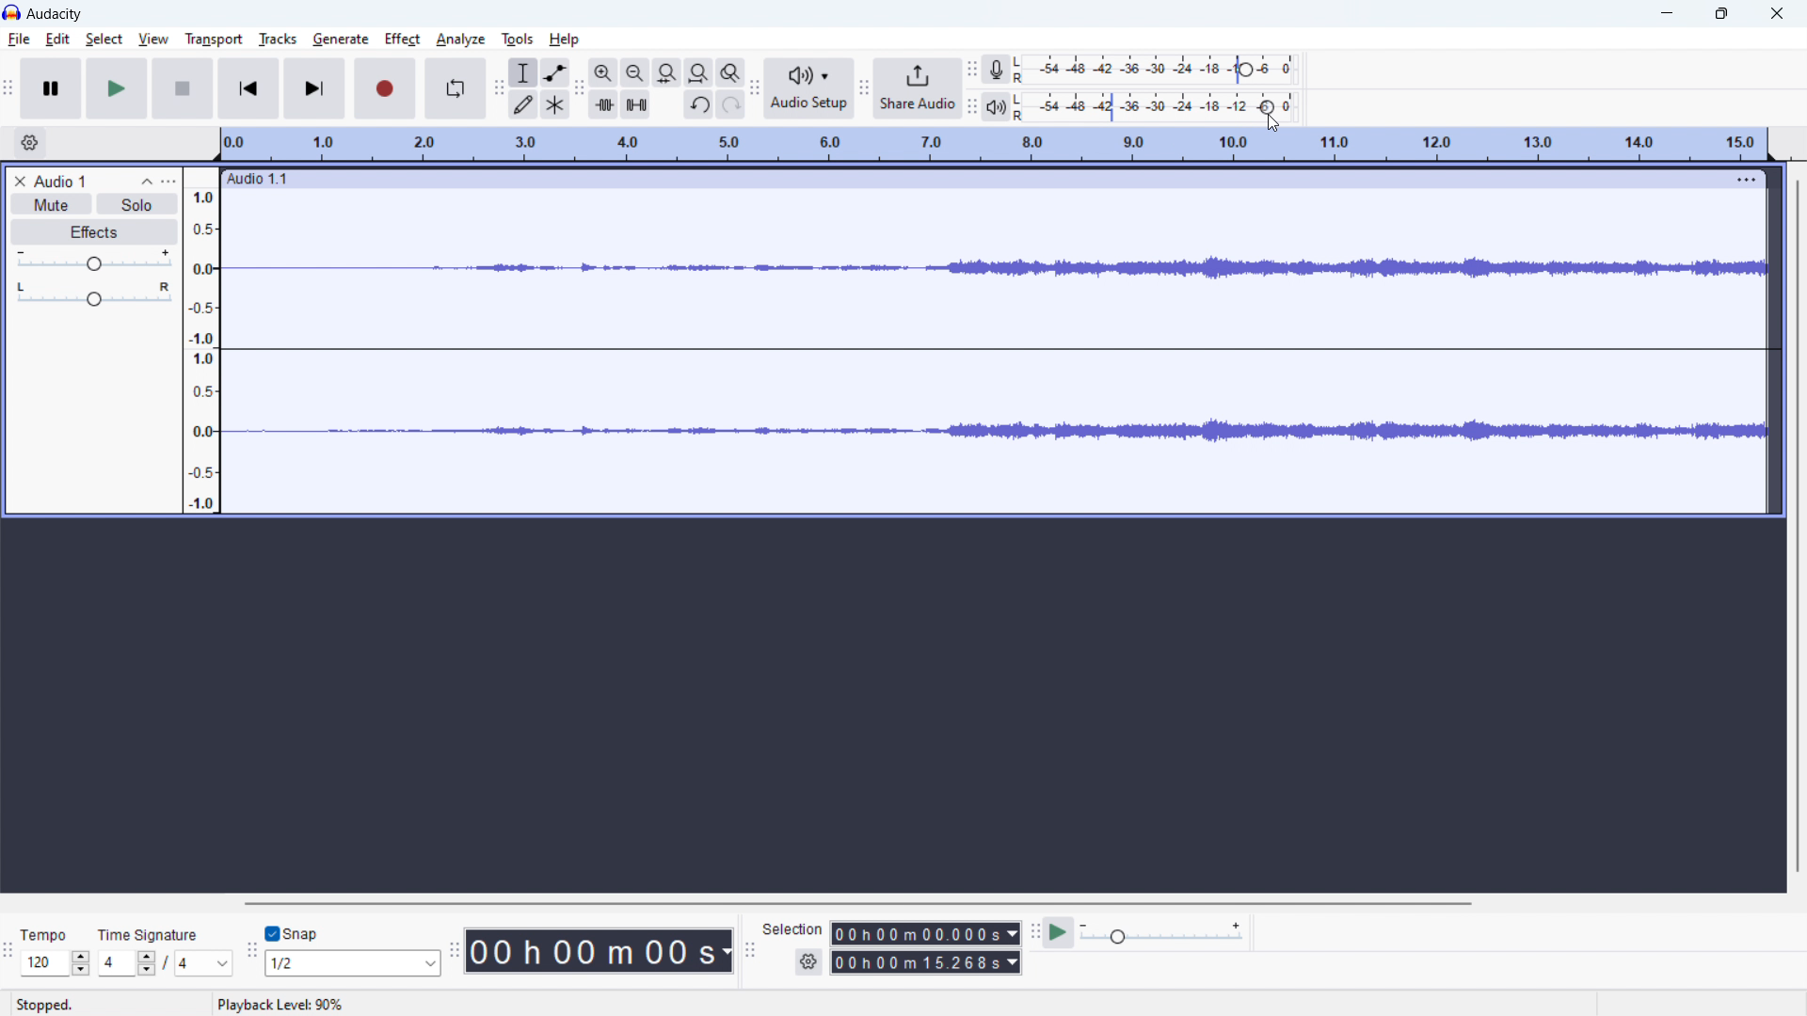  What do you see at coordinates (280, 1004) in the screenshot?
I see `status` at bounding box center [280, 1004].